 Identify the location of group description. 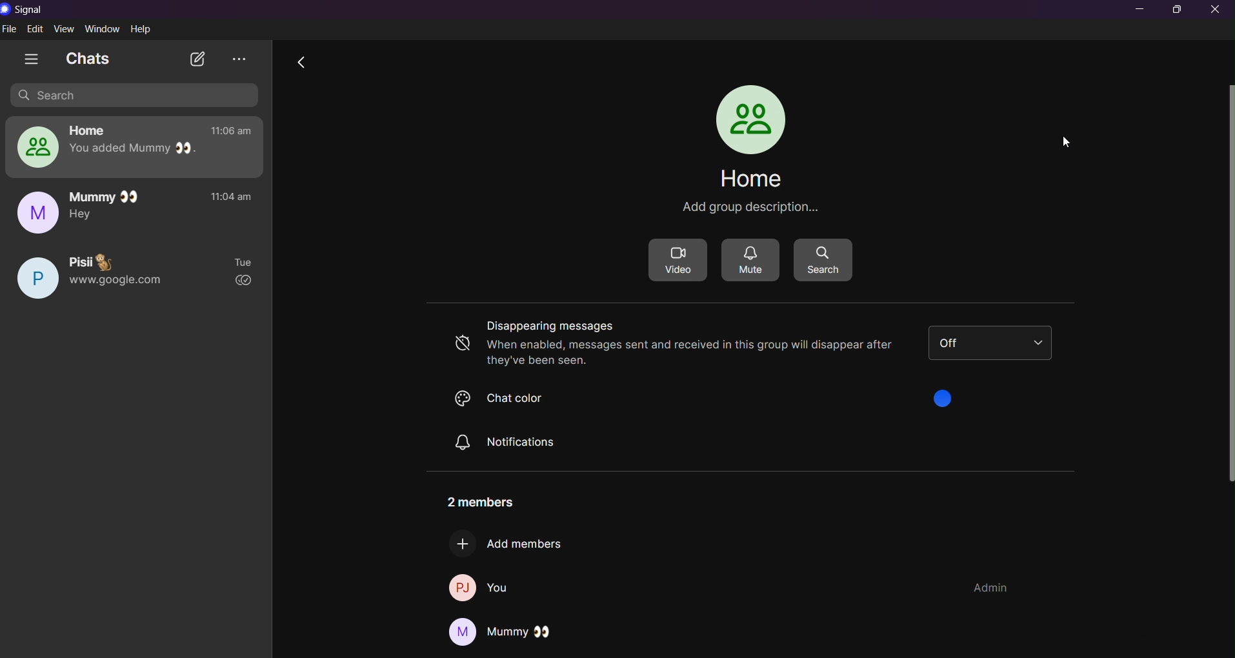
(757, 207).